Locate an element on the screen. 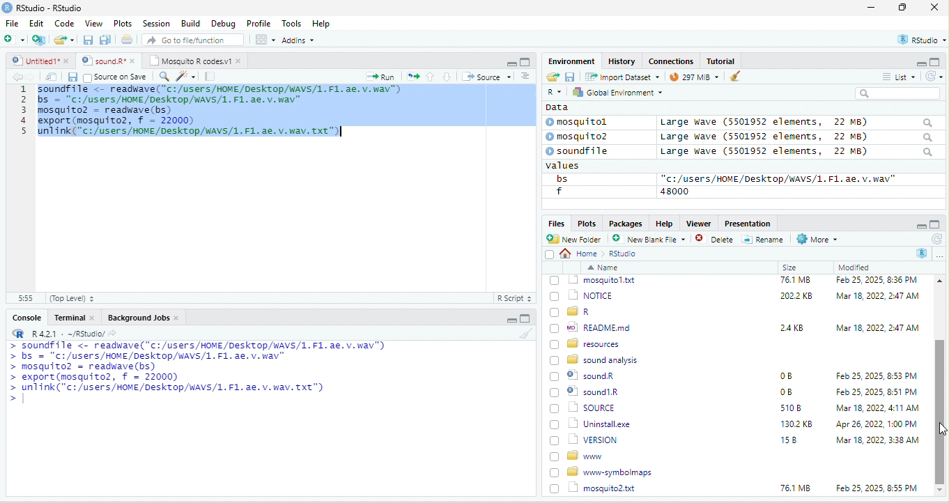 This screenshot has width=949, height=503. 1 mosquitol.txt is located at coordinates (588, 362).